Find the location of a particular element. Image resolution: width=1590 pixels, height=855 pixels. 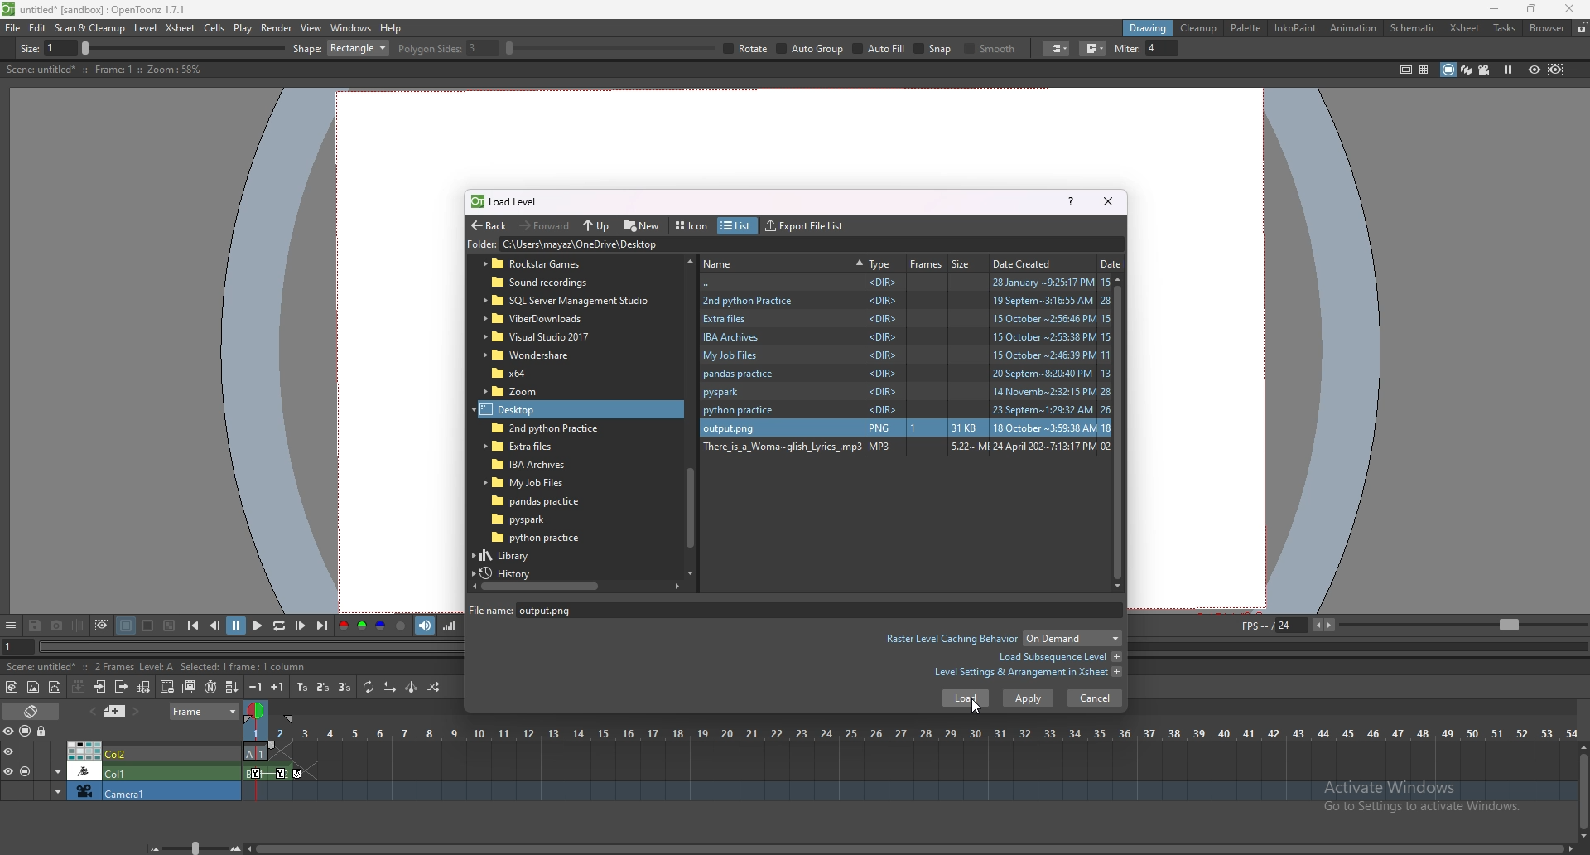

icon is located at coordinates (694, 226).